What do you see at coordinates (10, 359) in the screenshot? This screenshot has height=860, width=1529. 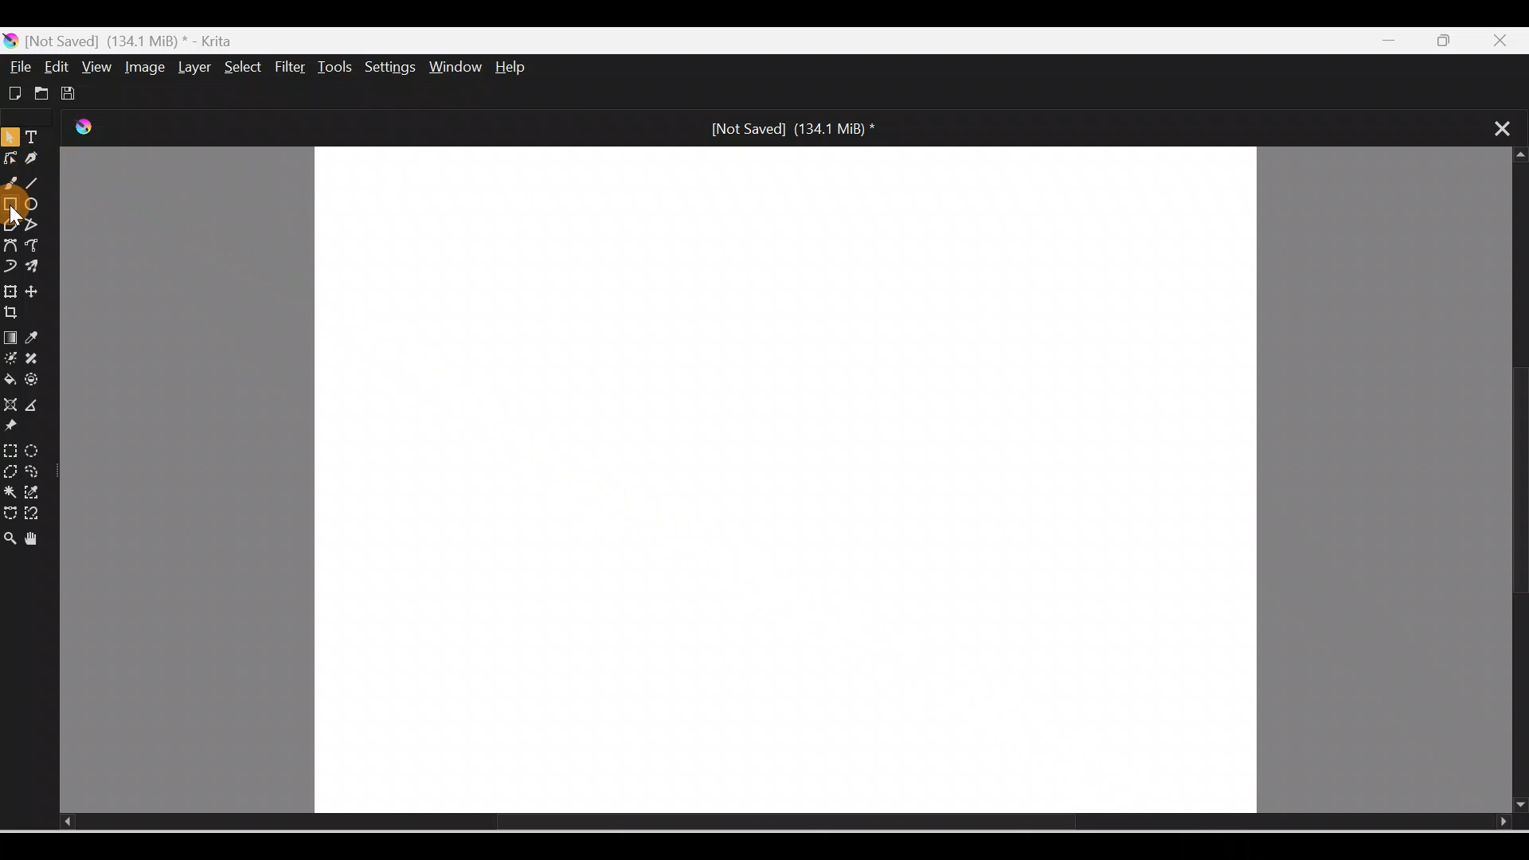 I see `Colorize mask tool` at bounding box center [10, 359].